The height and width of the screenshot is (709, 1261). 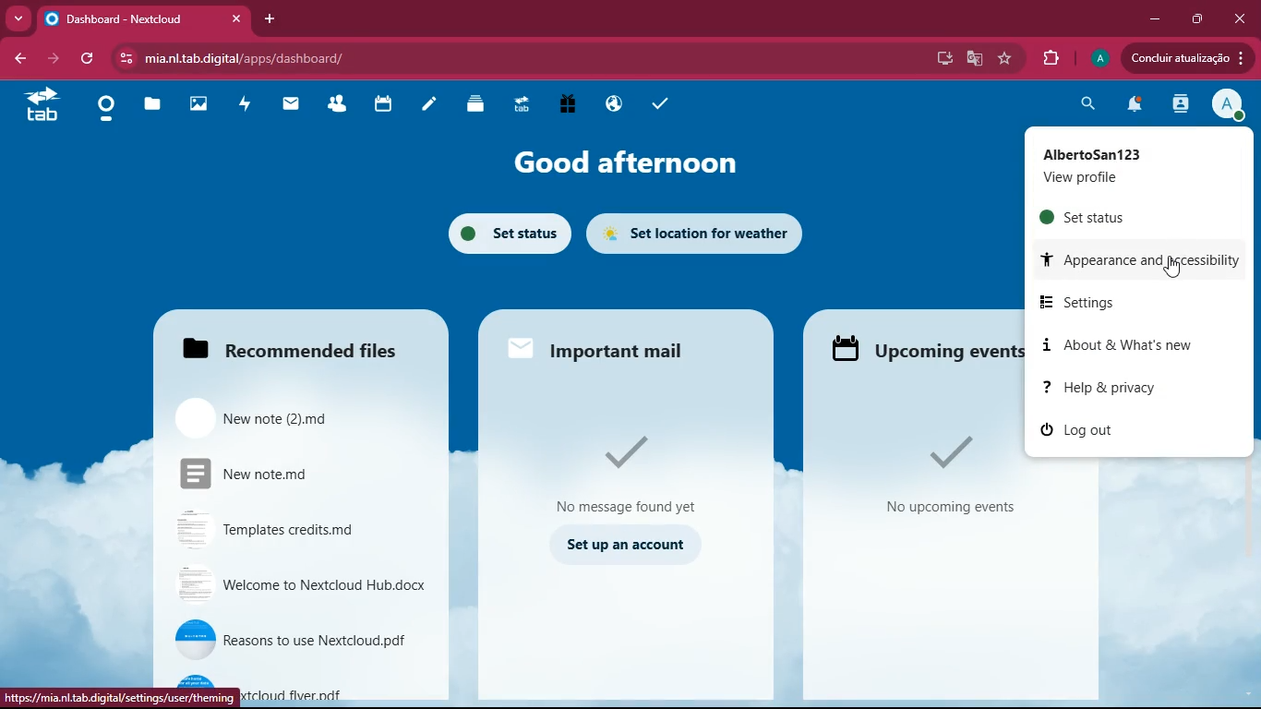 What do you see at coordinates (1138, 106) in the screenshot?
I see `notifications` at bounding box center [1138, 106].